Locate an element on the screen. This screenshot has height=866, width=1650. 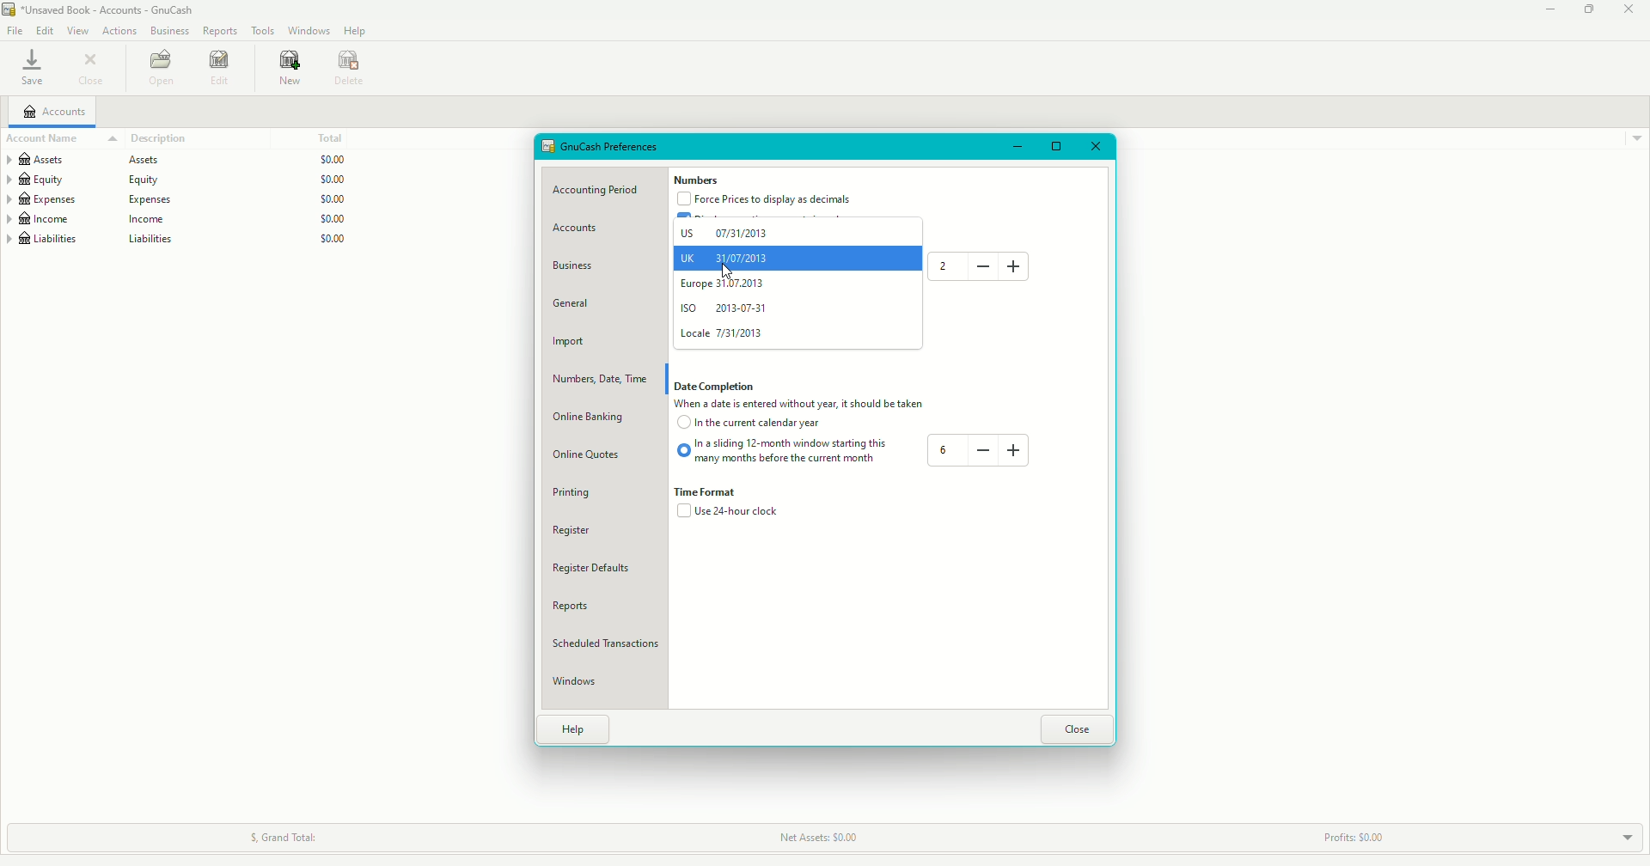
Minimize is located at coordinates (1547, 11).